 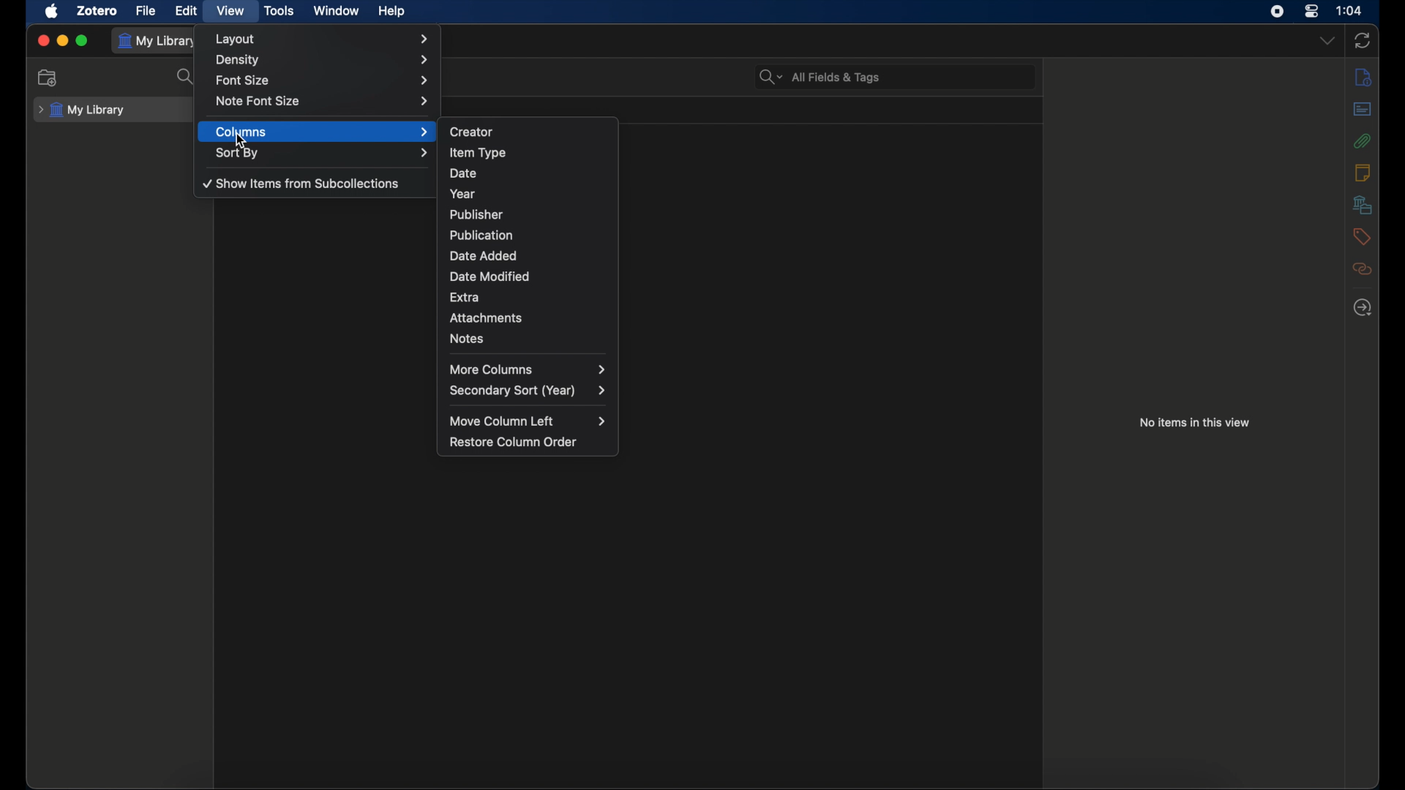 I want to click on restore column order, so click(x=514, y=441).